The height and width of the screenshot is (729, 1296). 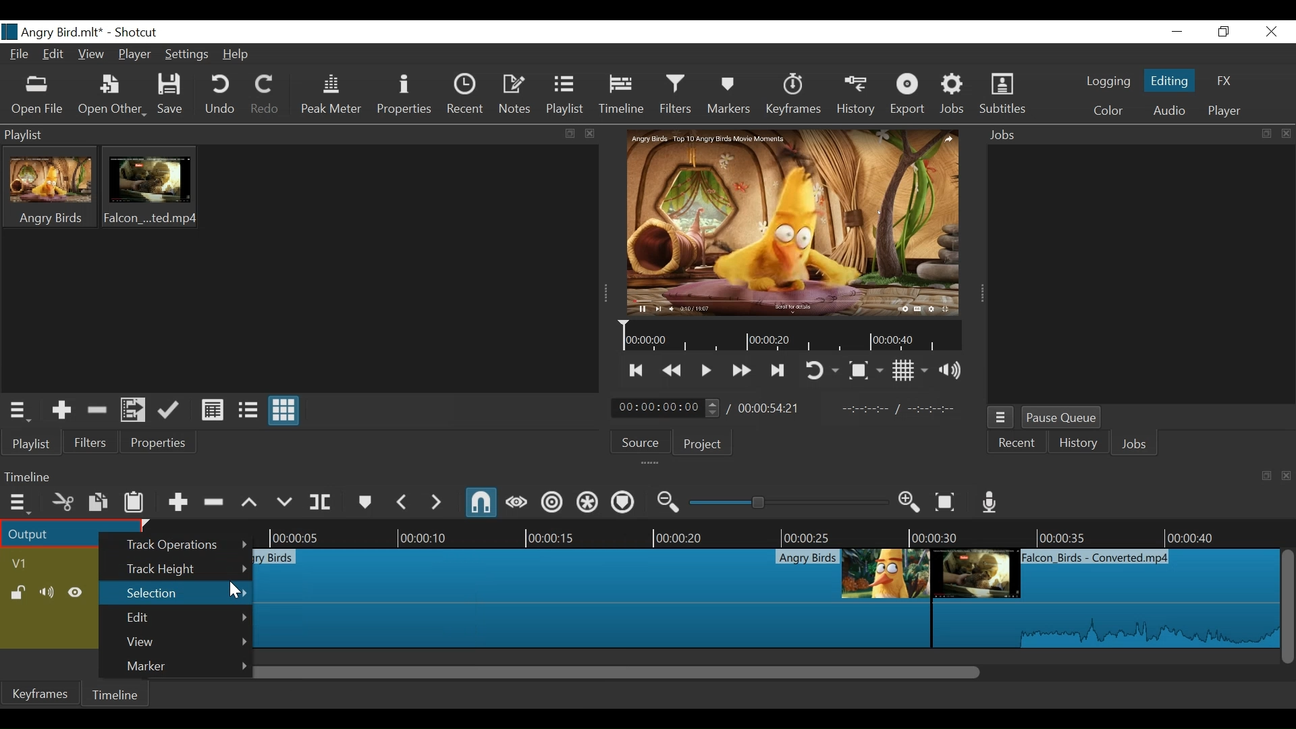 What do you see at coordinates (1137, 136) in the screenshot?
I see `Jobs Panel` at bounding box center [1137, 136].